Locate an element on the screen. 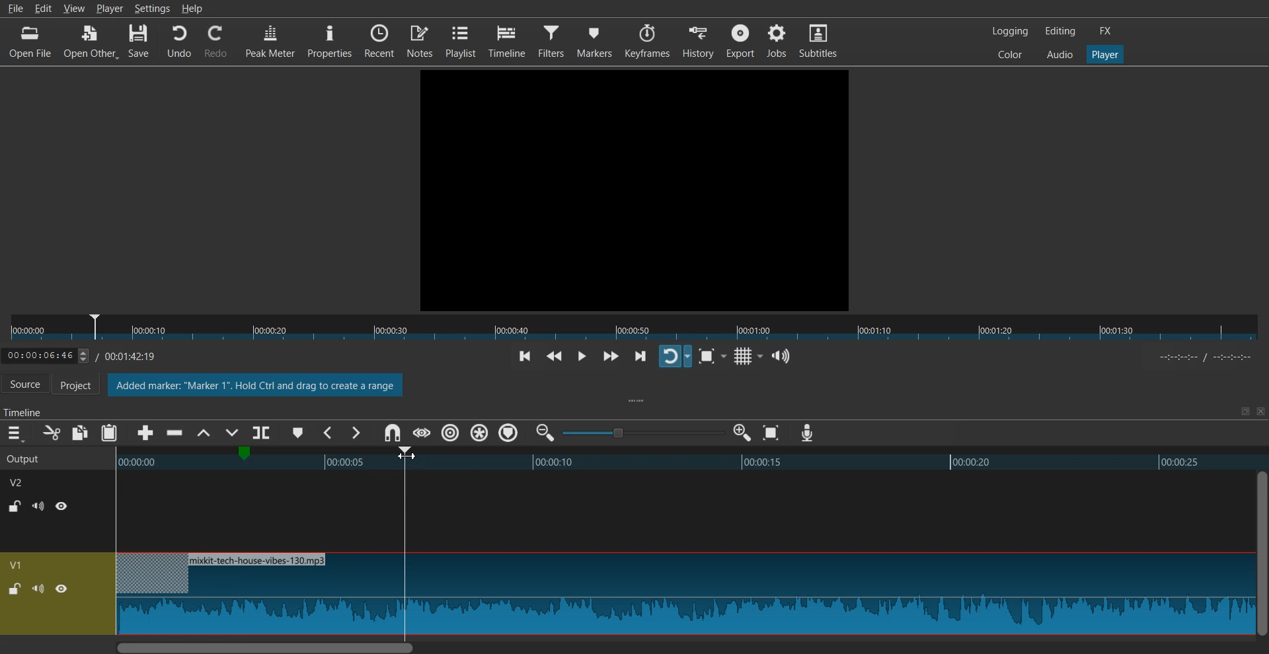 The width and height of the screenshot is (1269, 654). Ripple Tracks is located at coordinates (510, 433).